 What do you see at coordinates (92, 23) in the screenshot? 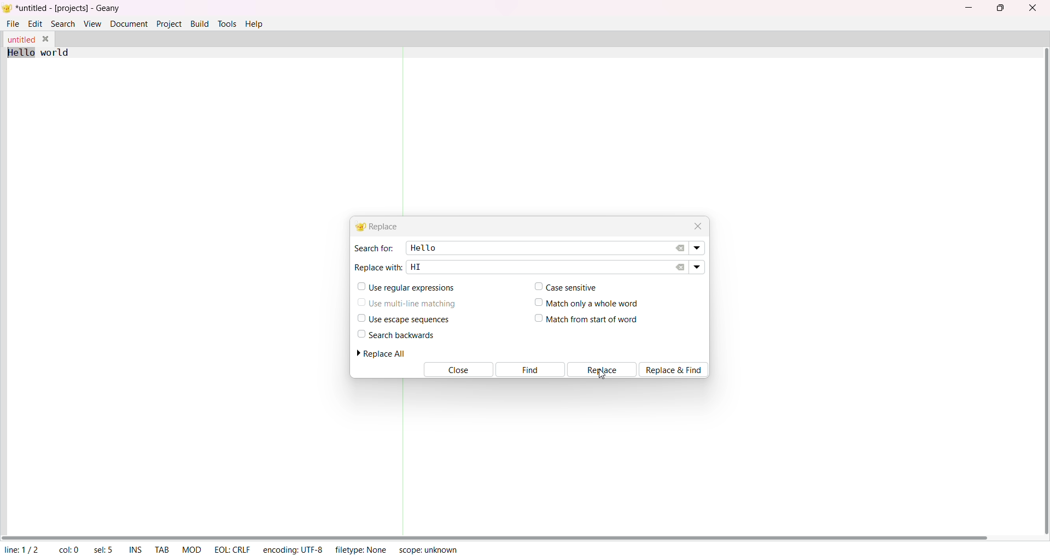
I see `view` at bounding box center [92, 23].